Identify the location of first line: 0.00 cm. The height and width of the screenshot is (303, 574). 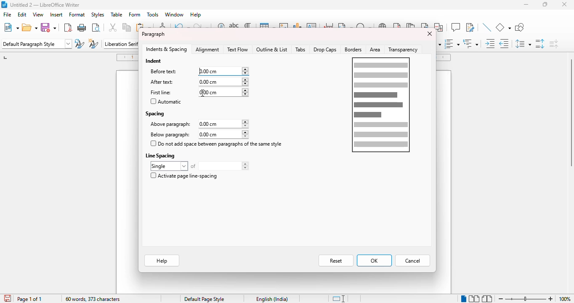
(199, 93).